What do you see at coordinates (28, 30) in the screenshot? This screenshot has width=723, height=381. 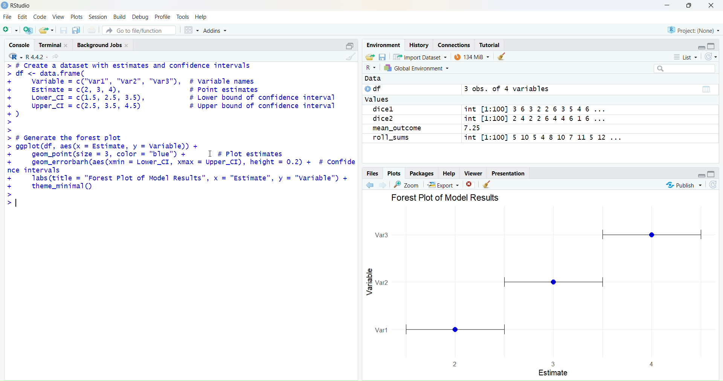 I see `create a project` at bounding box center [28, 30].